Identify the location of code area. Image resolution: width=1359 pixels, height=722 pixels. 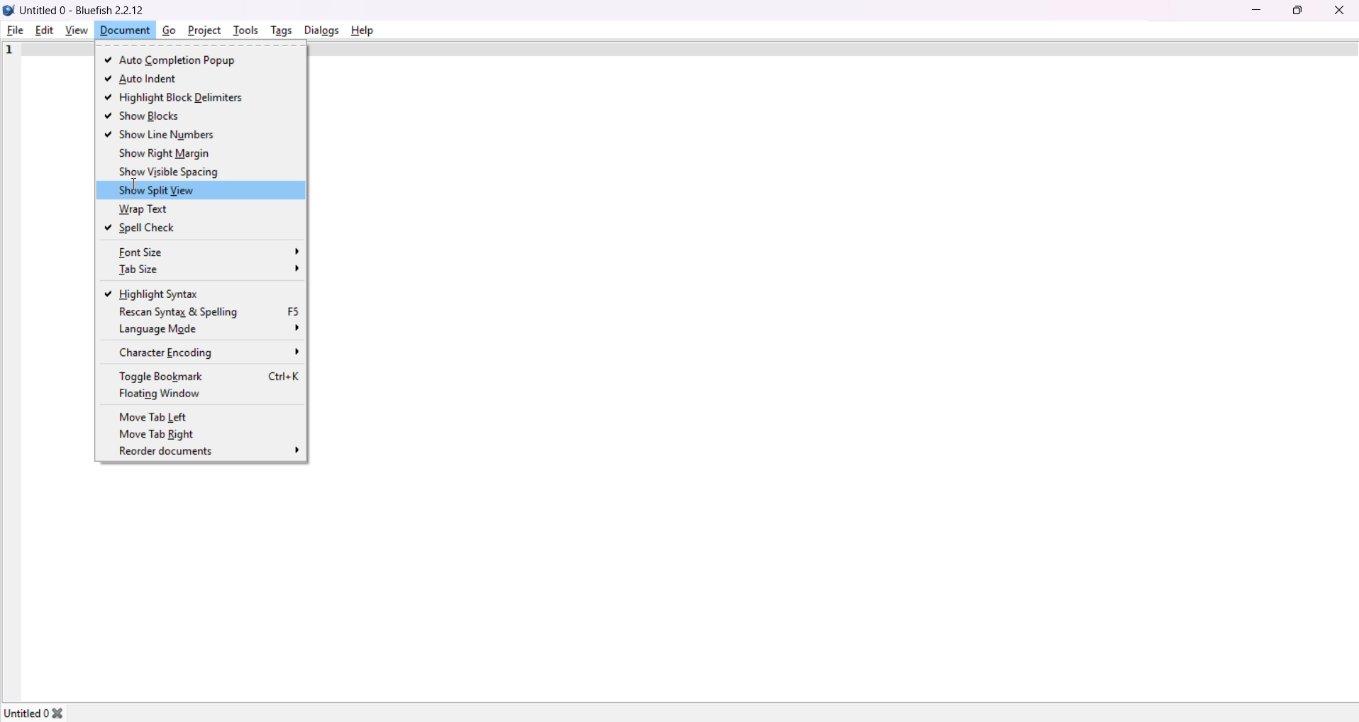
(833, 375).